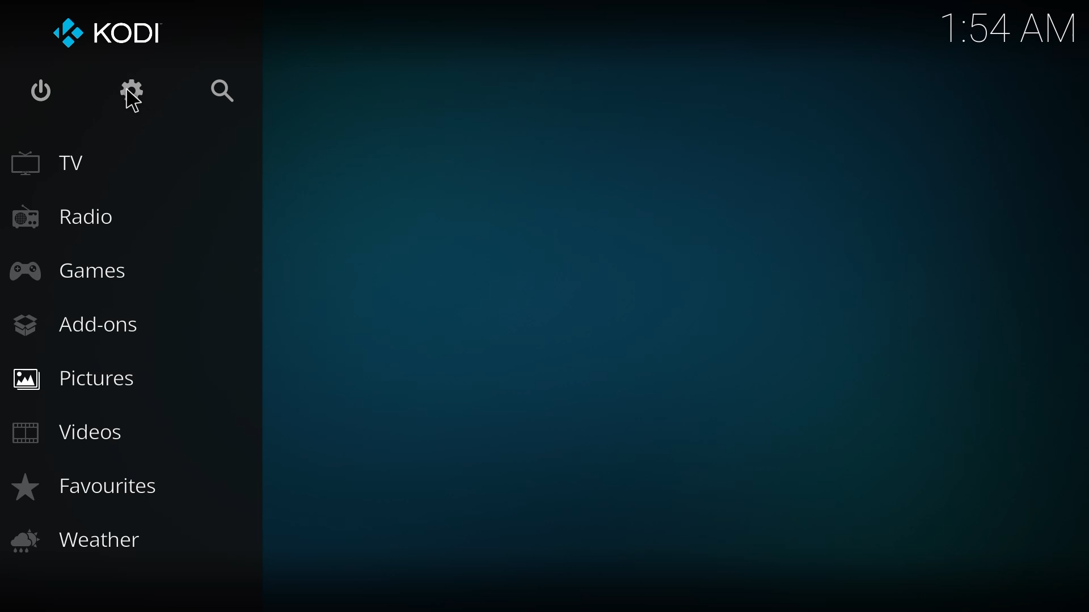 This screenshot has height=612, width=1089. Describe the element at coordinates (1011, 29) in the screenshot. I see `time` at that location.